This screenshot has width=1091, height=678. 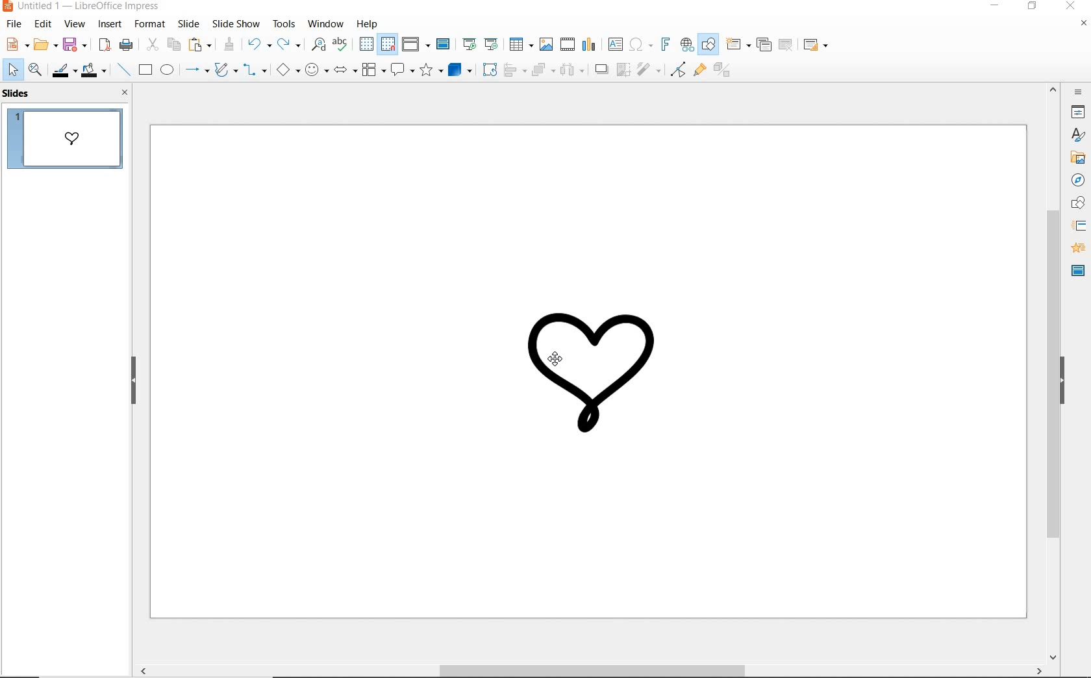 I want to click on insert video, so click(x=567, y=44).